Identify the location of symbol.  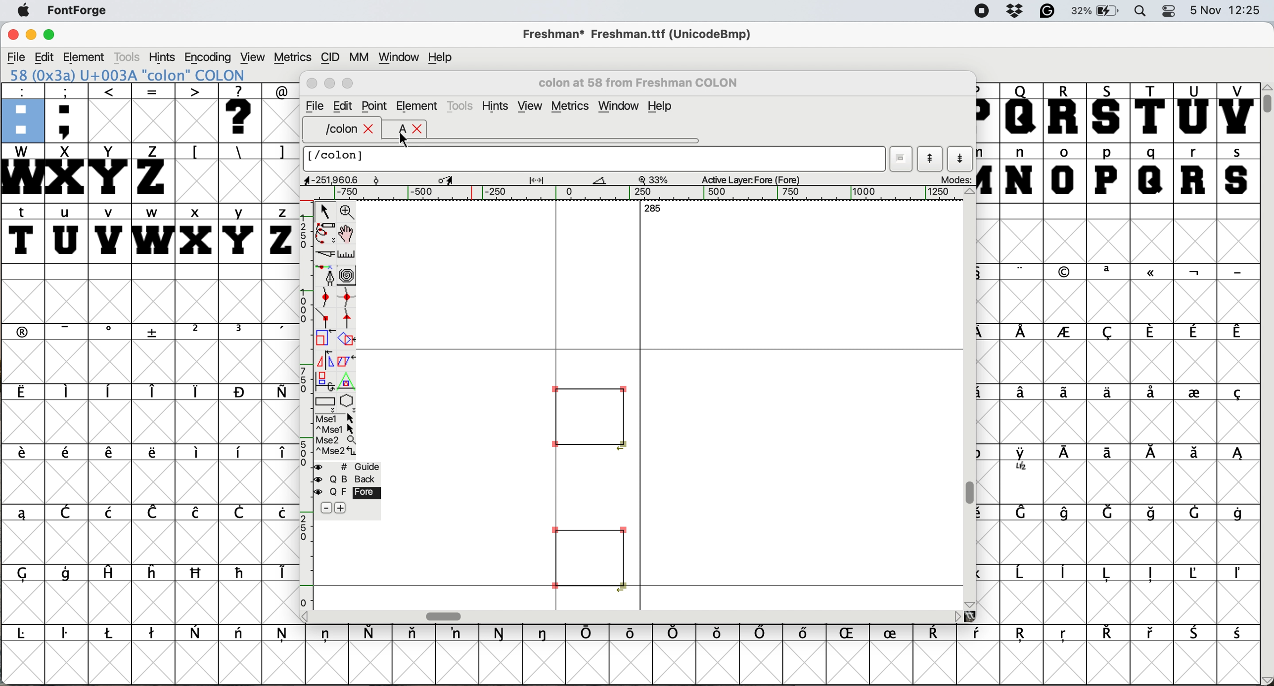
(1112, 454).